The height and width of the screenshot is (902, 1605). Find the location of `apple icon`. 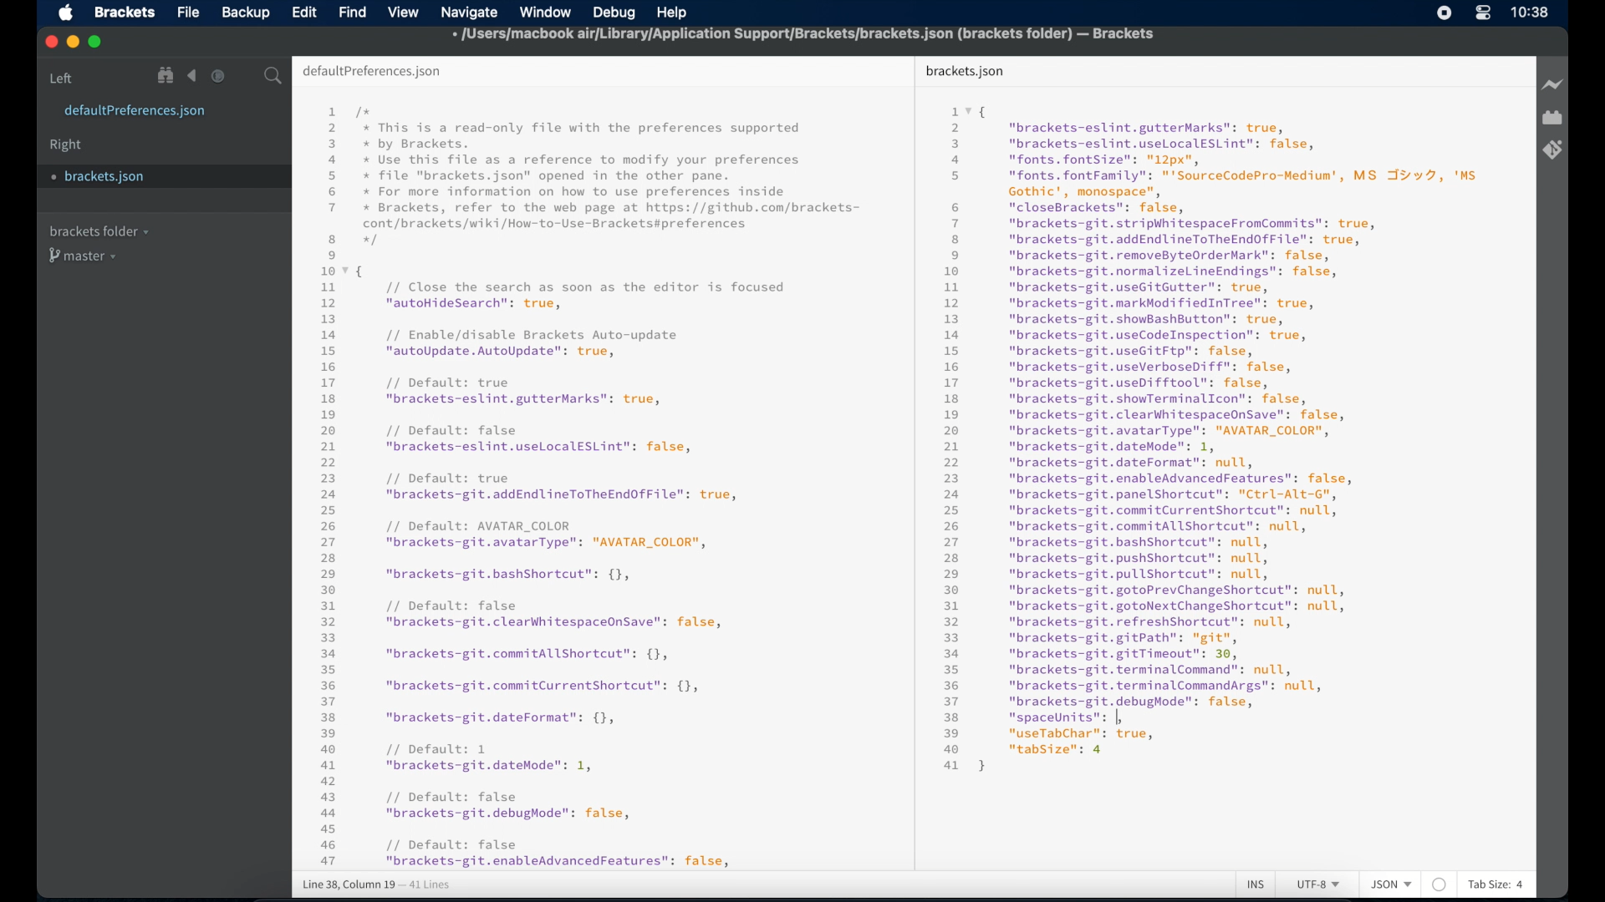

apple icon is located at coordinates (67, 13).